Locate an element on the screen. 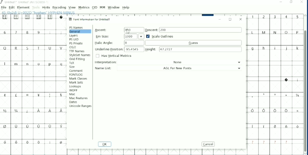 The height and width of the screenshot is (155, 308). FONTLOG is located at coordinates (76, 75).